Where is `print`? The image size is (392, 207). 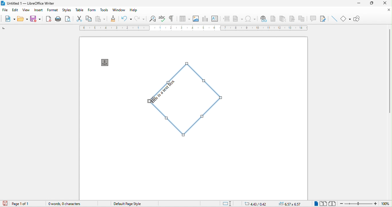
print is located at coordinates (57, 19).